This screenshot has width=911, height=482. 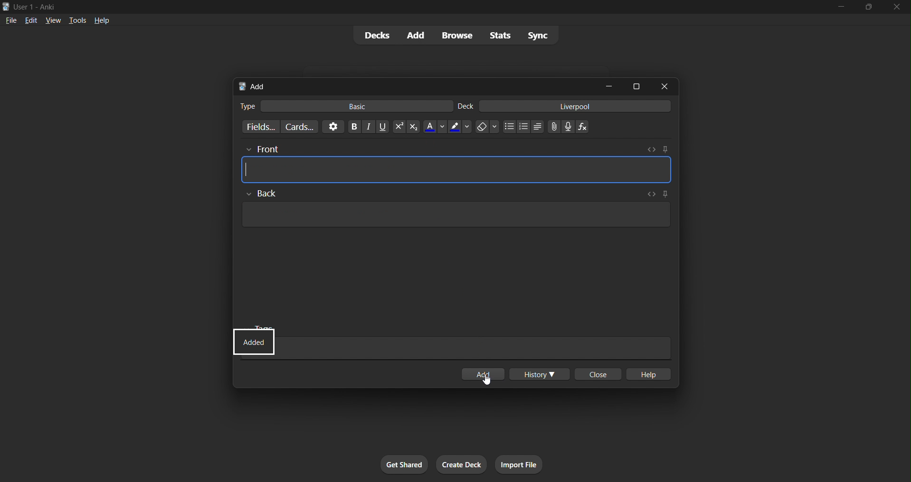 I want to click on customize card fields, so click(x=259, y=127).